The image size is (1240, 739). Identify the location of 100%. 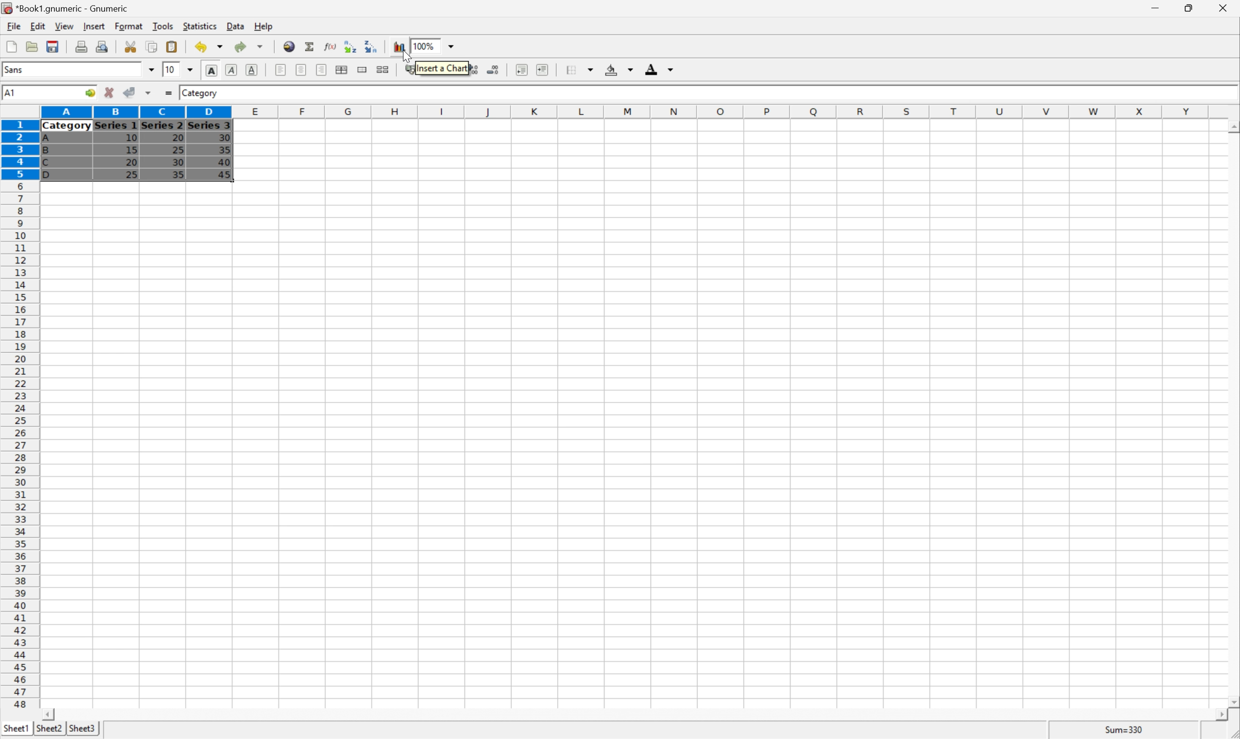
(425, 46).